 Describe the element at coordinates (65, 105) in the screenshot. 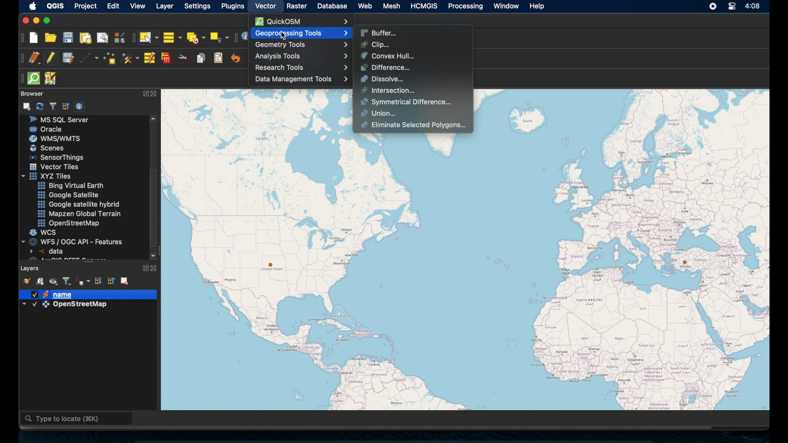

I see `collapse all` at that location.